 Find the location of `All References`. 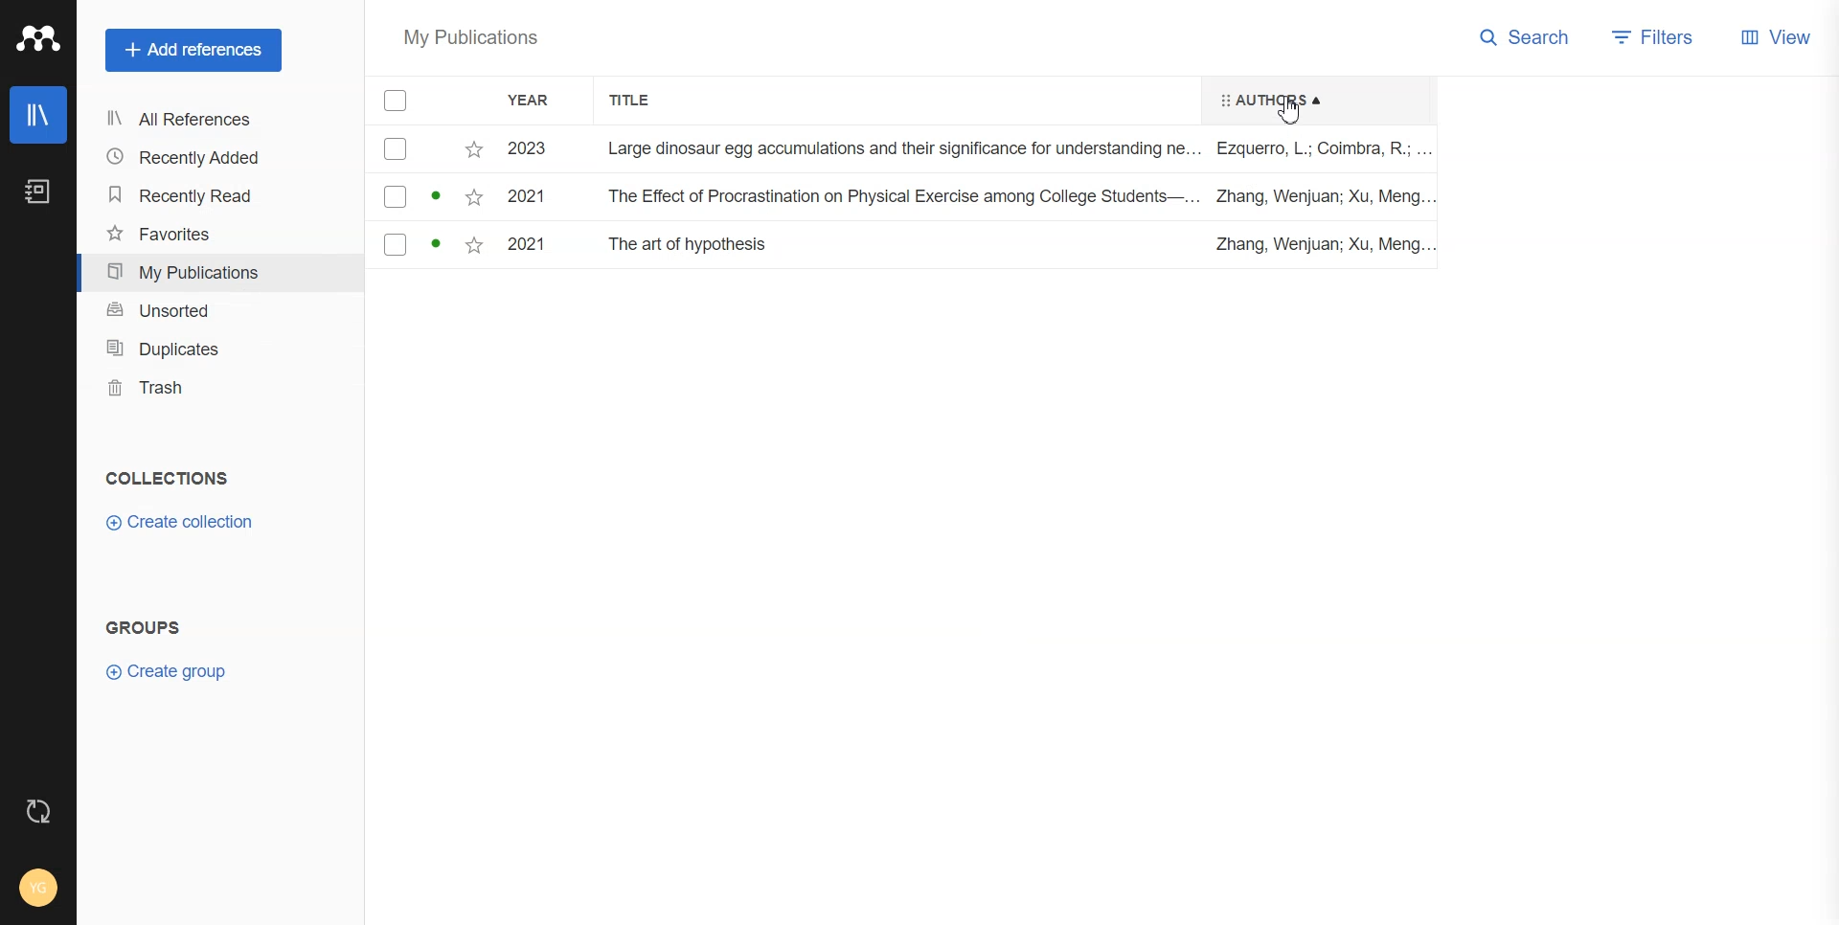

All References is located at coordinates (210, 120).